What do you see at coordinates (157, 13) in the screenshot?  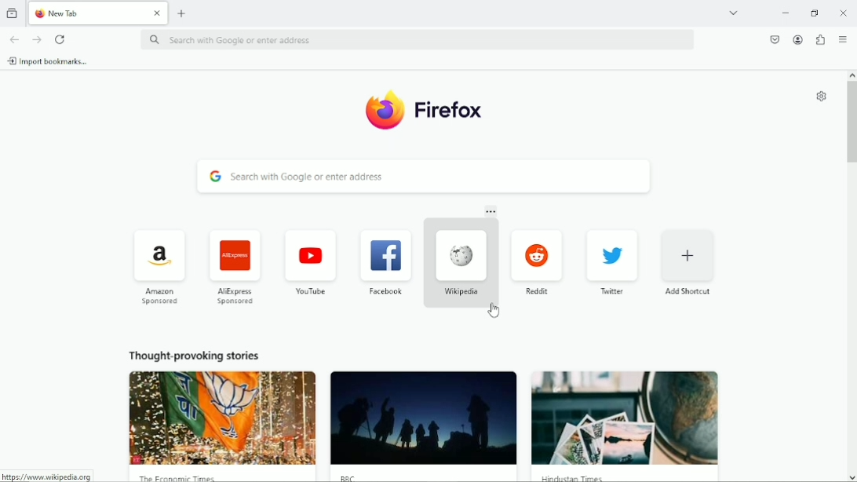 I see `close` at bounding box center [157, 13].